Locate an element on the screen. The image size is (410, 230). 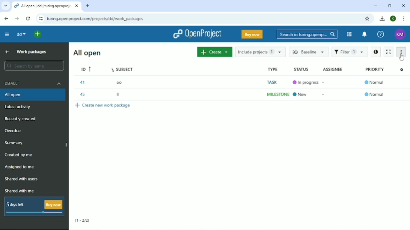
More actions is located at coordinates (401, 54).